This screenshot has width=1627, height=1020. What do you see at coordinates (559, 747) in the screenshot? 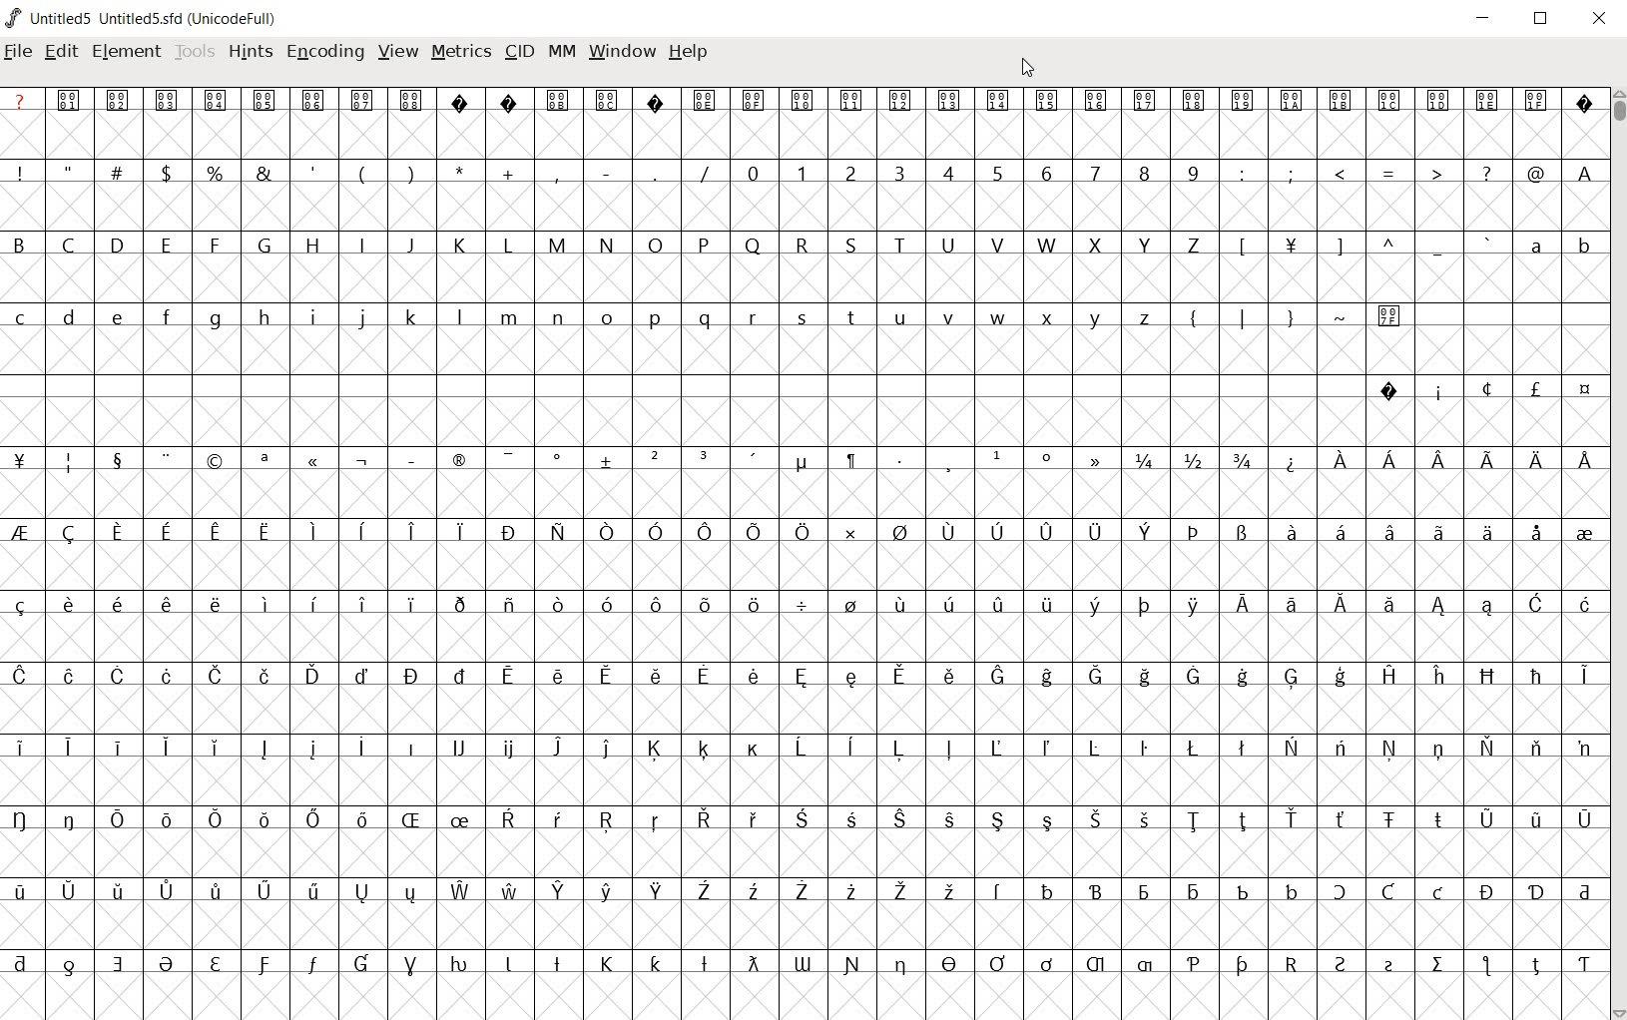
I see `Symbol` at bounding box center [559, 747].